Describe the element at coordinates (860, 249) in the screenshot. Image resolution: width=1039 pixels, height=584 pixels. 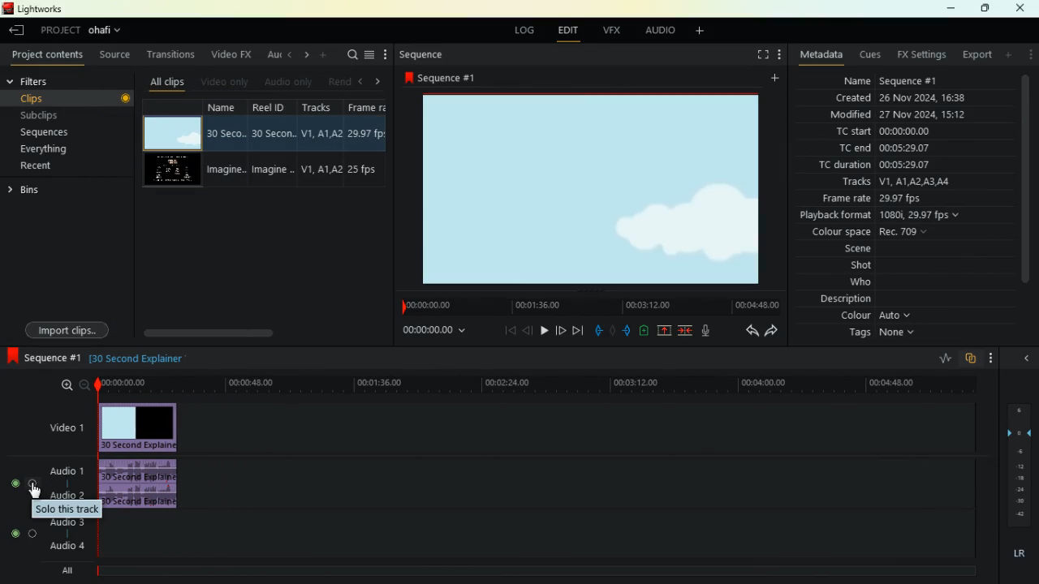
I see `scene` at that location.